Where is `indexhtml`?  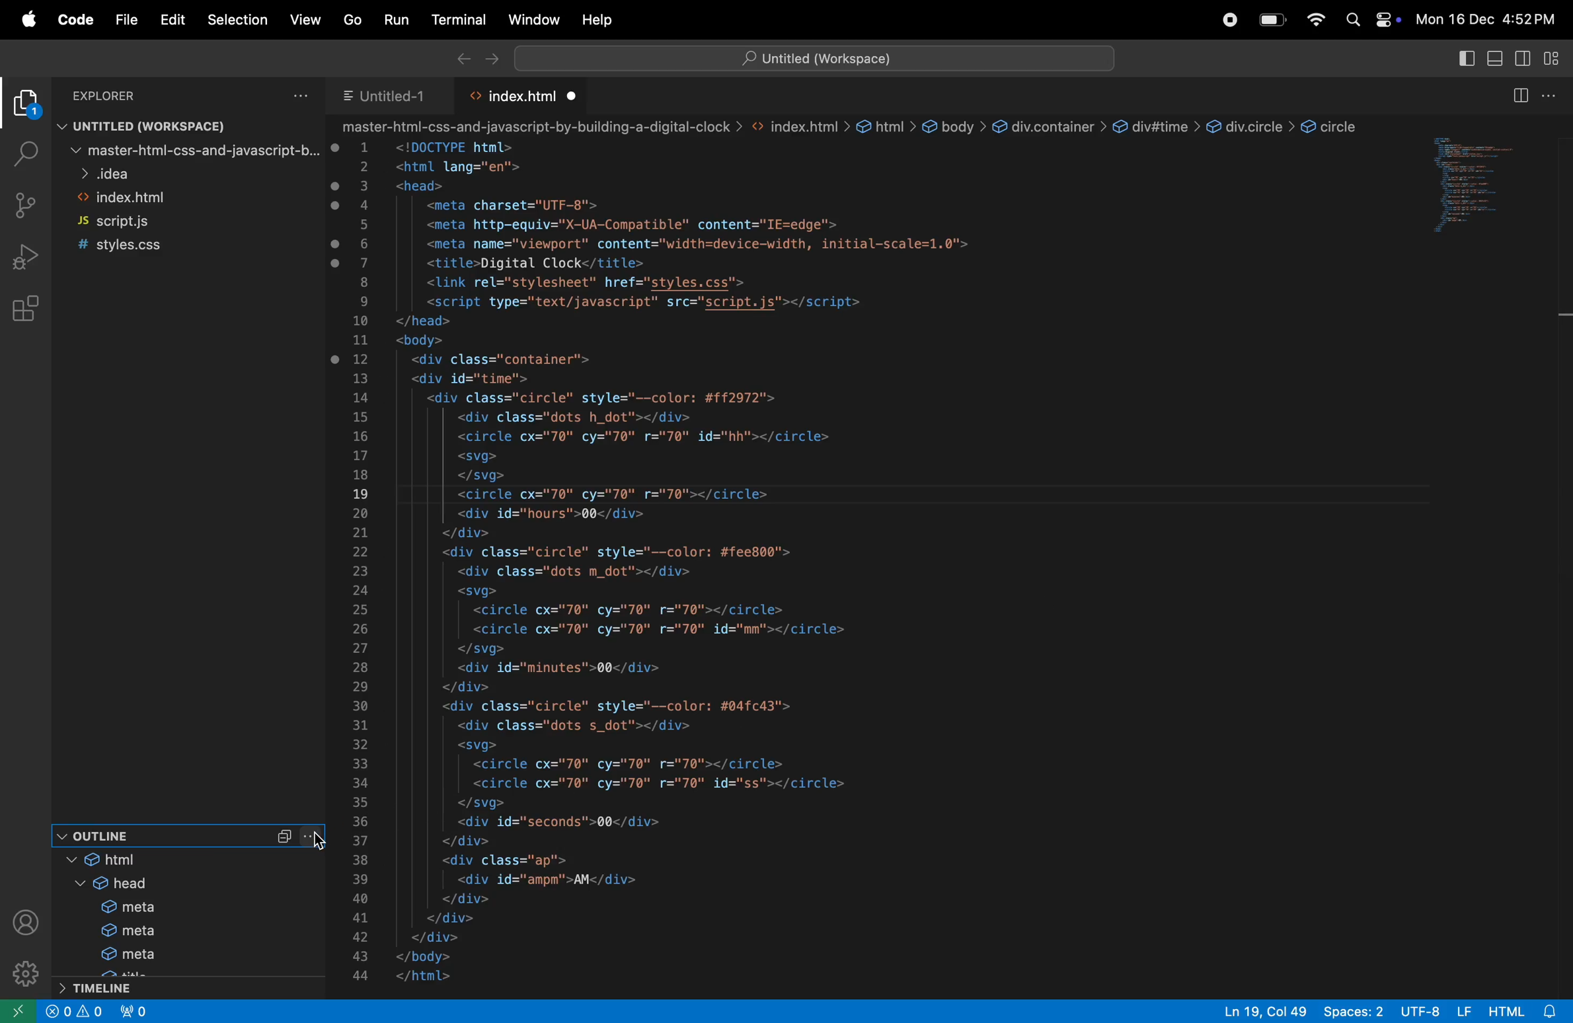 indexhtml is located at coordinates (190, 198).